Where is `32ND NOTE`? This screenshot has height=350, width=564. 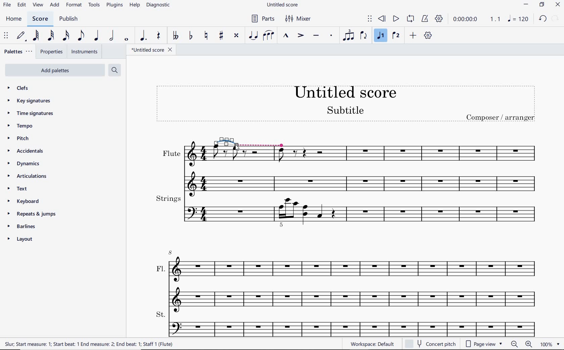
32ND NOTE is located at coordinates (50, 36).